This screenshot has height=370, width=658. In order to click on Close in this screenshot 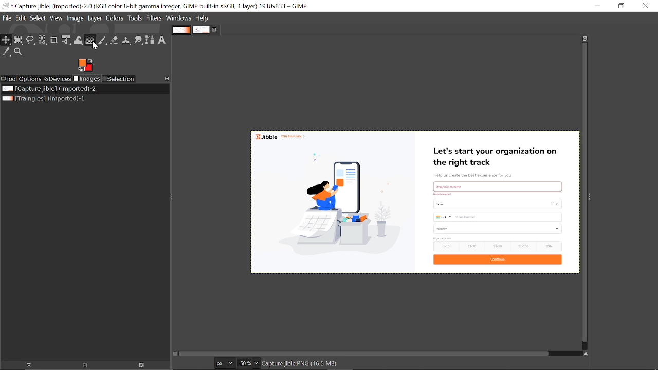, I will do `click(645, 6)`.